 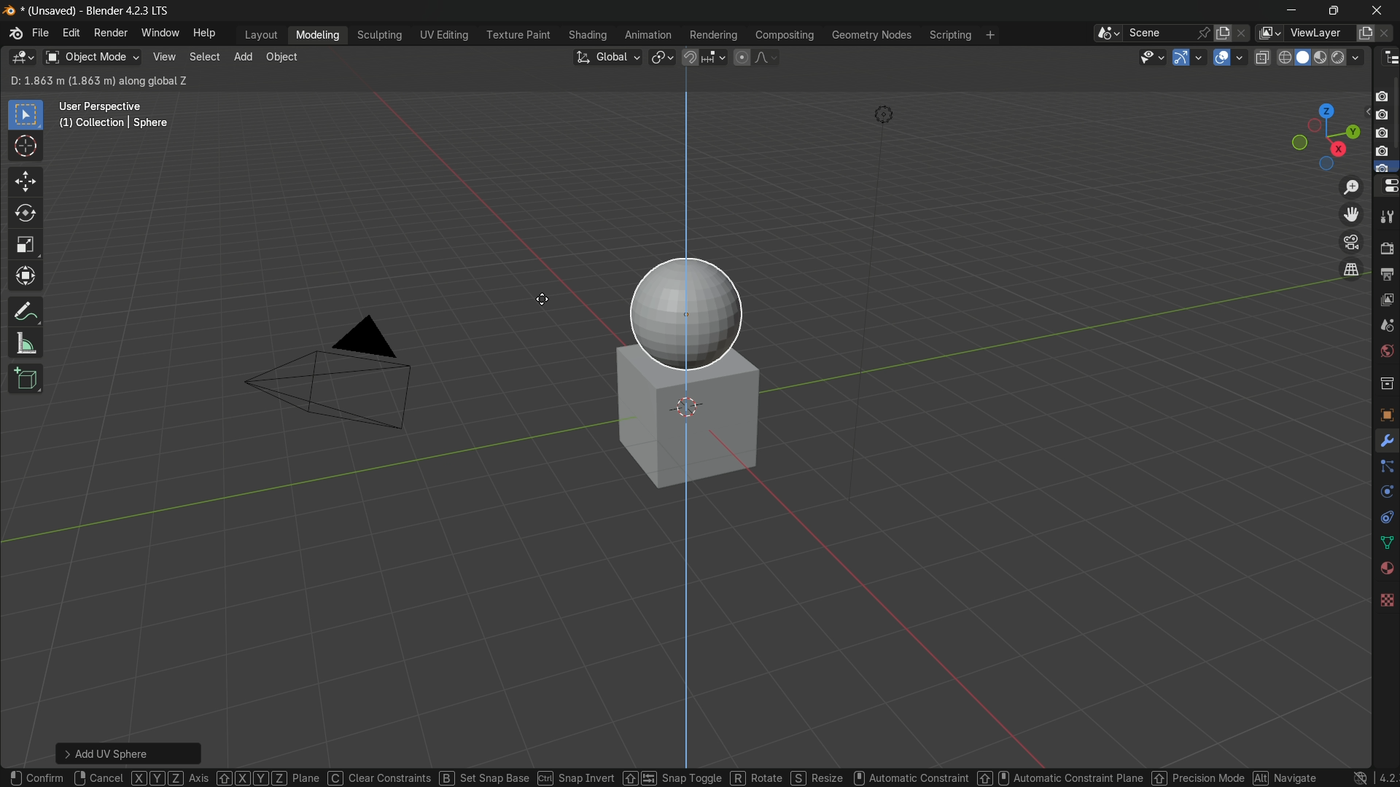 I want to click on window menu, so click(x=157, y=33).